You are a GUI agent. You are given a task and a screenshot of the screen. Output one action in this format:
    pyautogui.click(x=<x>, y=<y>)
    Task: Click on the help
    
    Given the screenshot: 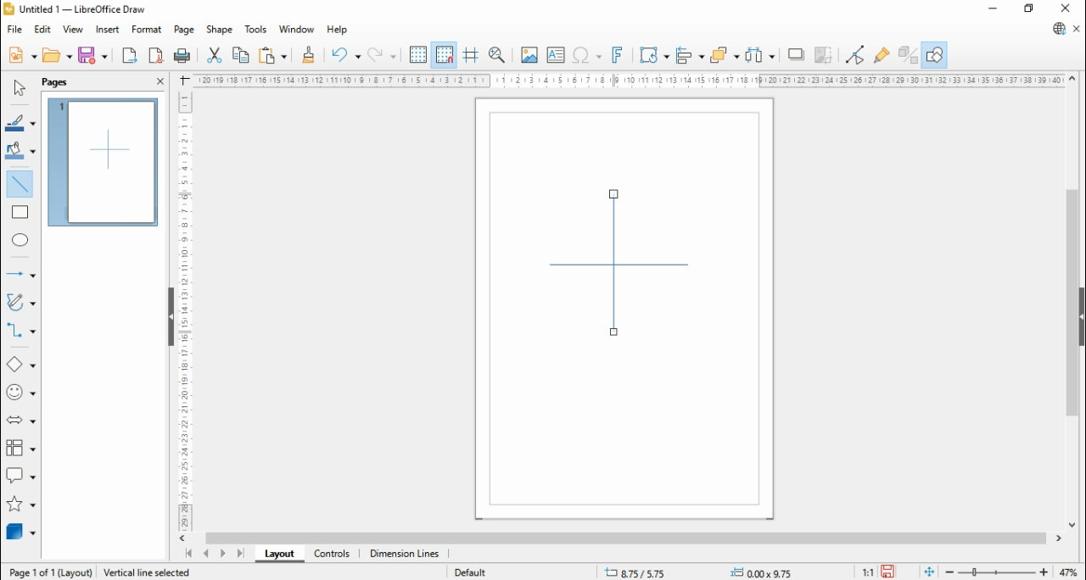 What is the action you would take?
    pyautogui.click(x=338, y=30)
    